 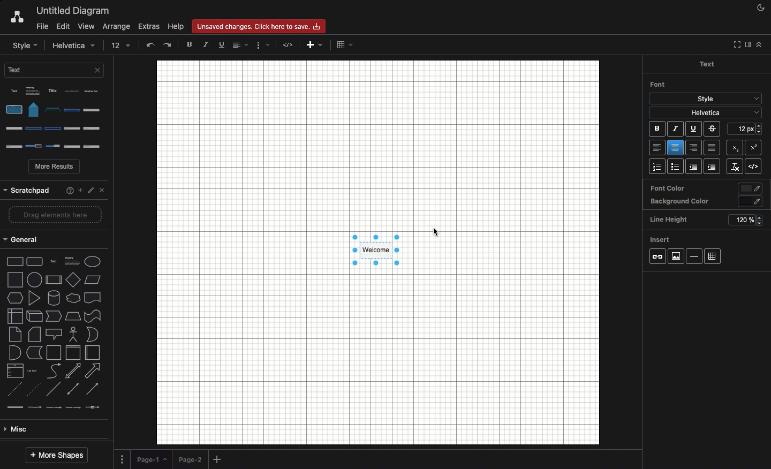 I want to click on To back, so click(x=207, y=44).